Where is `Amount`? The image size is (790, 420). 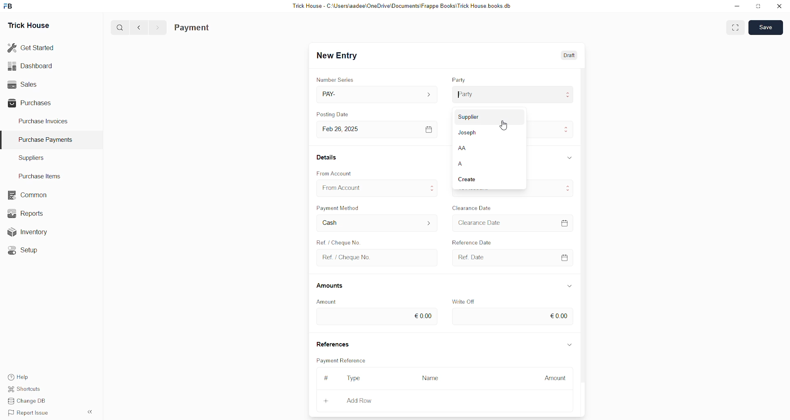 Amount is located at coordinates (555, 378).